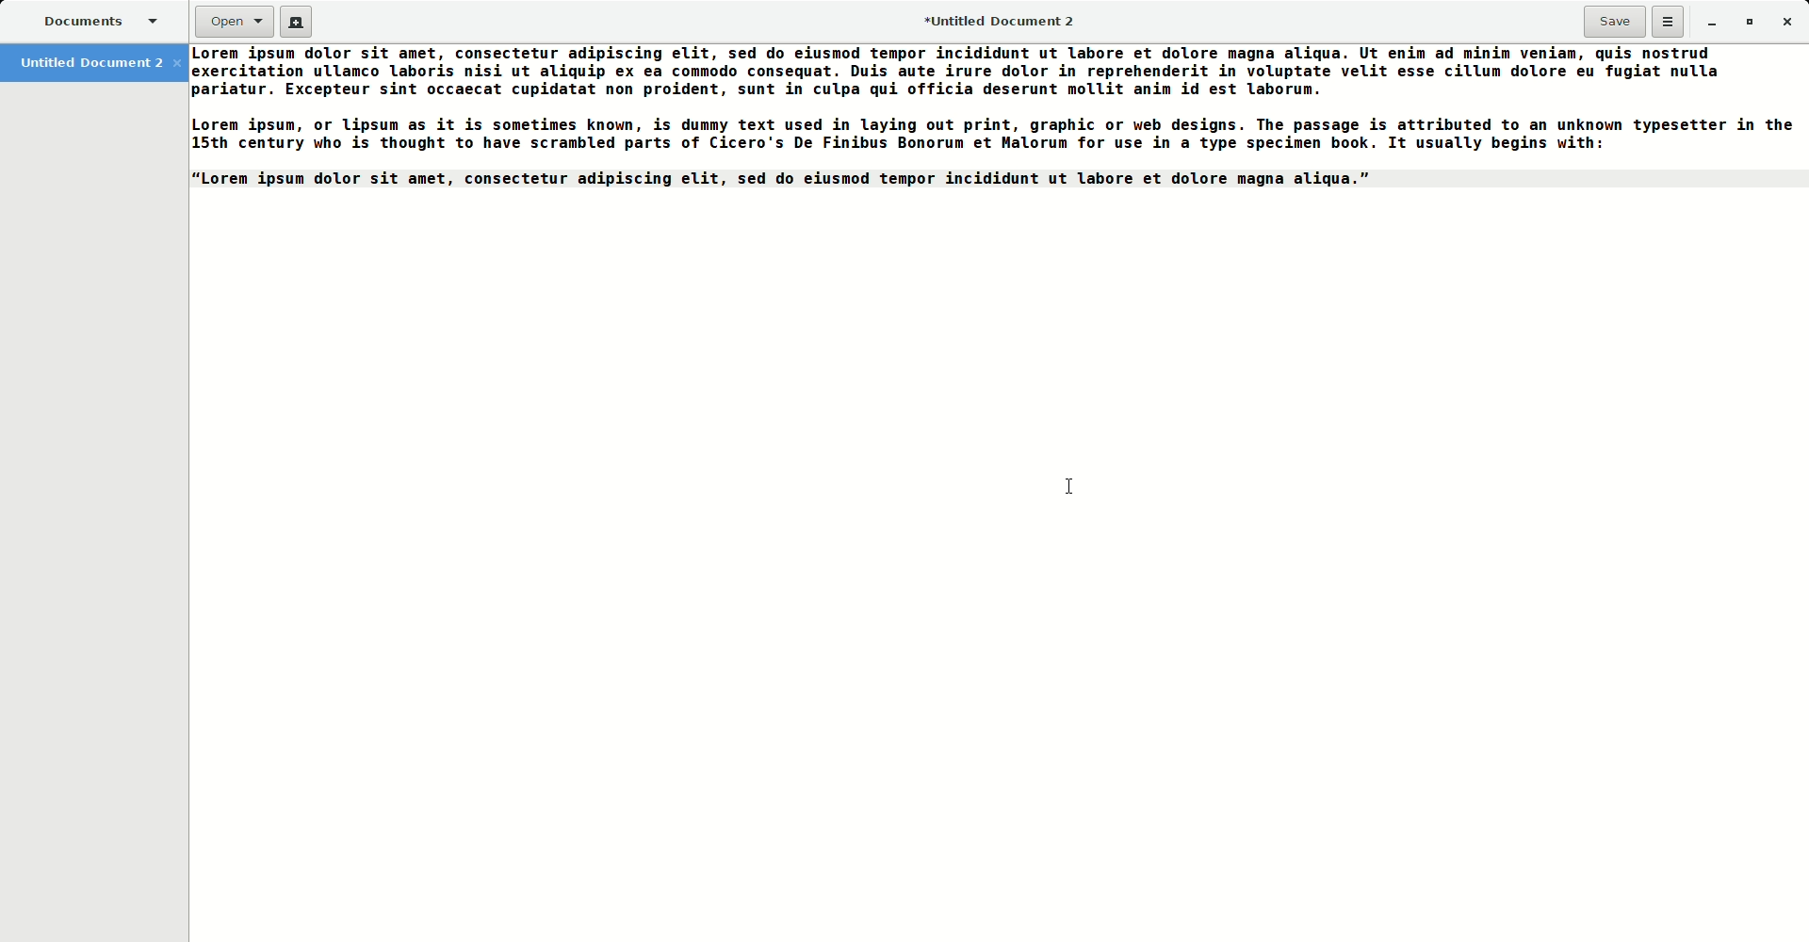 The width and height of the screenshot is (1809, 942). What do you see at coordinates (224, 23) in the screenshot?
I see `Open` at bounding box center [224, 23].